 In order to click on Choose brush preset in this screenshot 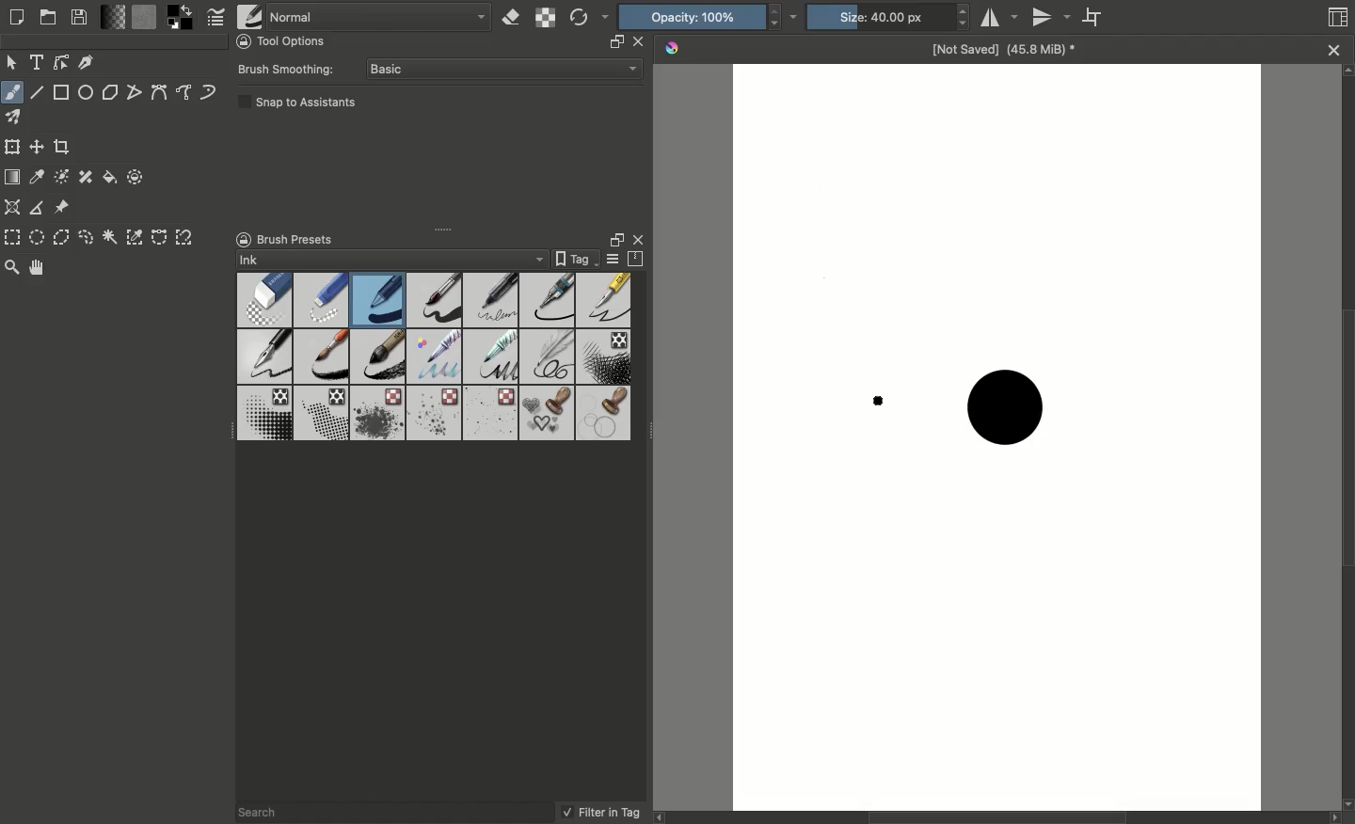, I will do `click(249, 17)`.